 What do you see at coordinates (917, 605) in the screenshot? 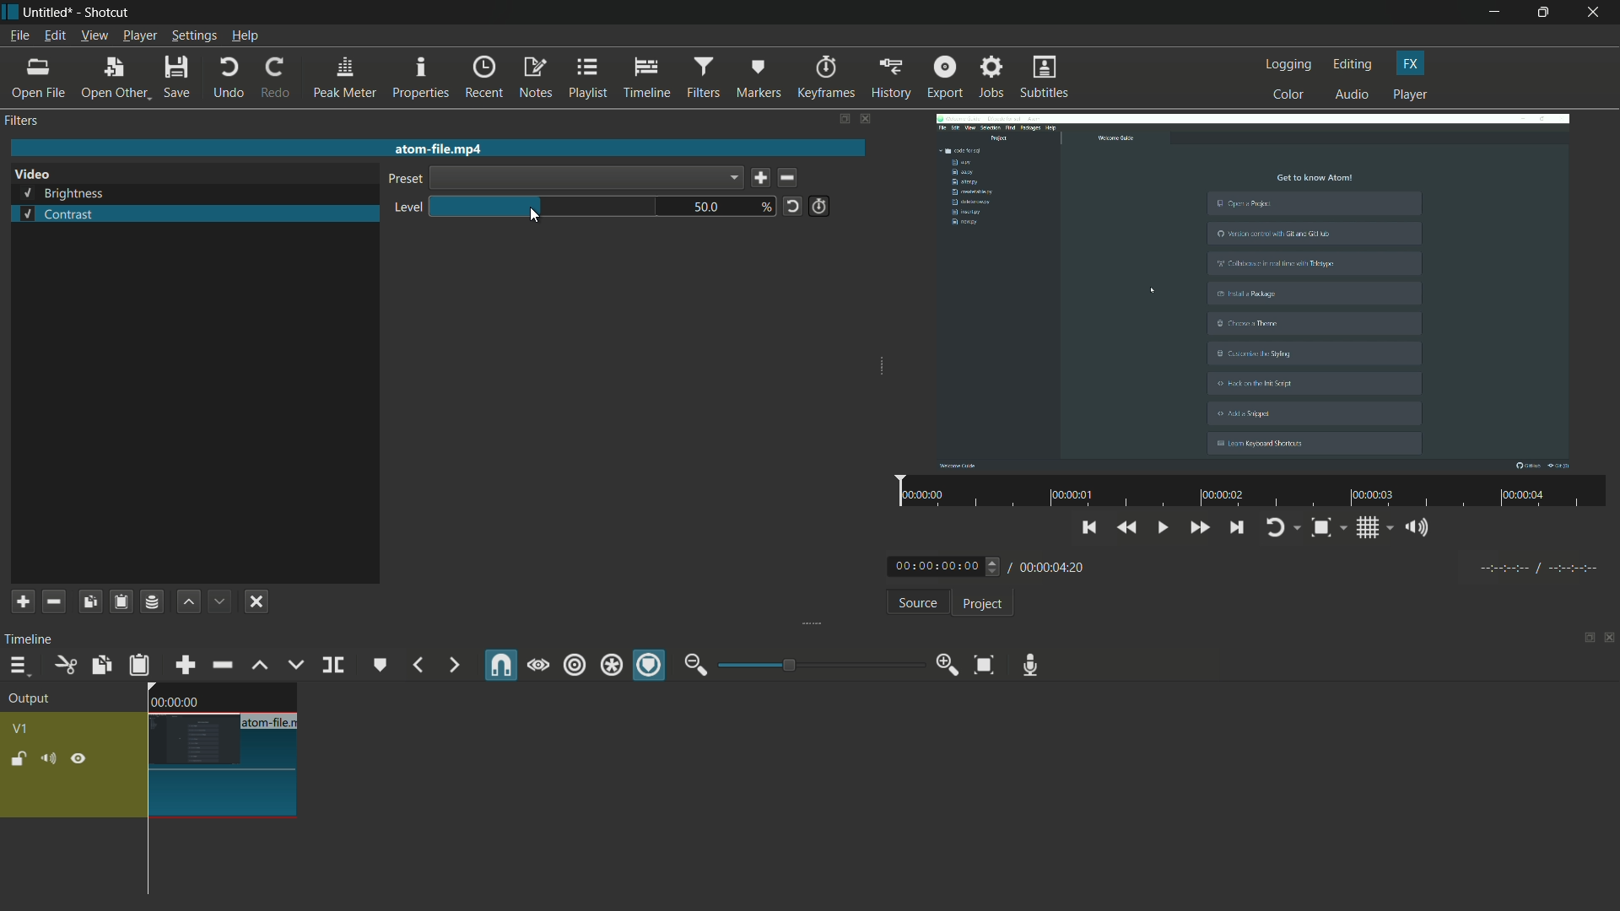
I see `source` at bounding box center [917, 605].